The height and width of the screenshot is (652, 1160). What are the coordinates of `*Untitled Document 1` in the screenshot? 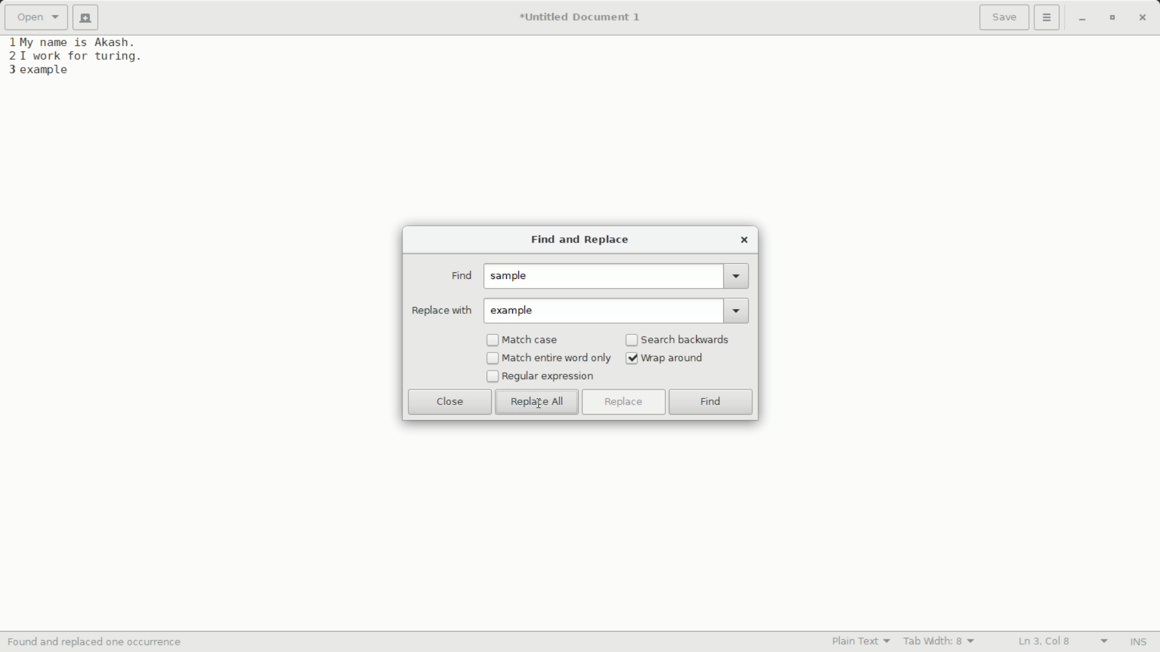 It's located at (580, 19).